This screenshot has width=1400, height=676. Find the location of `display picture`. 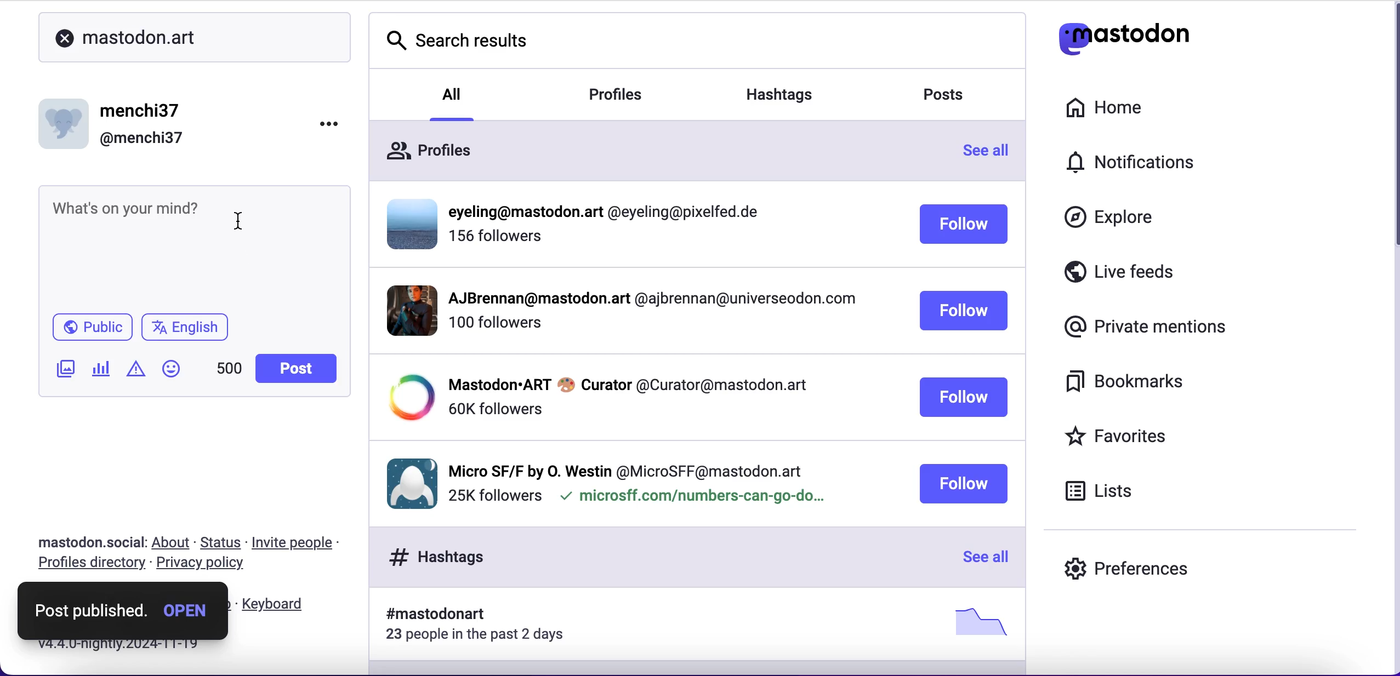

display picture is located at coordinates (408, 222).